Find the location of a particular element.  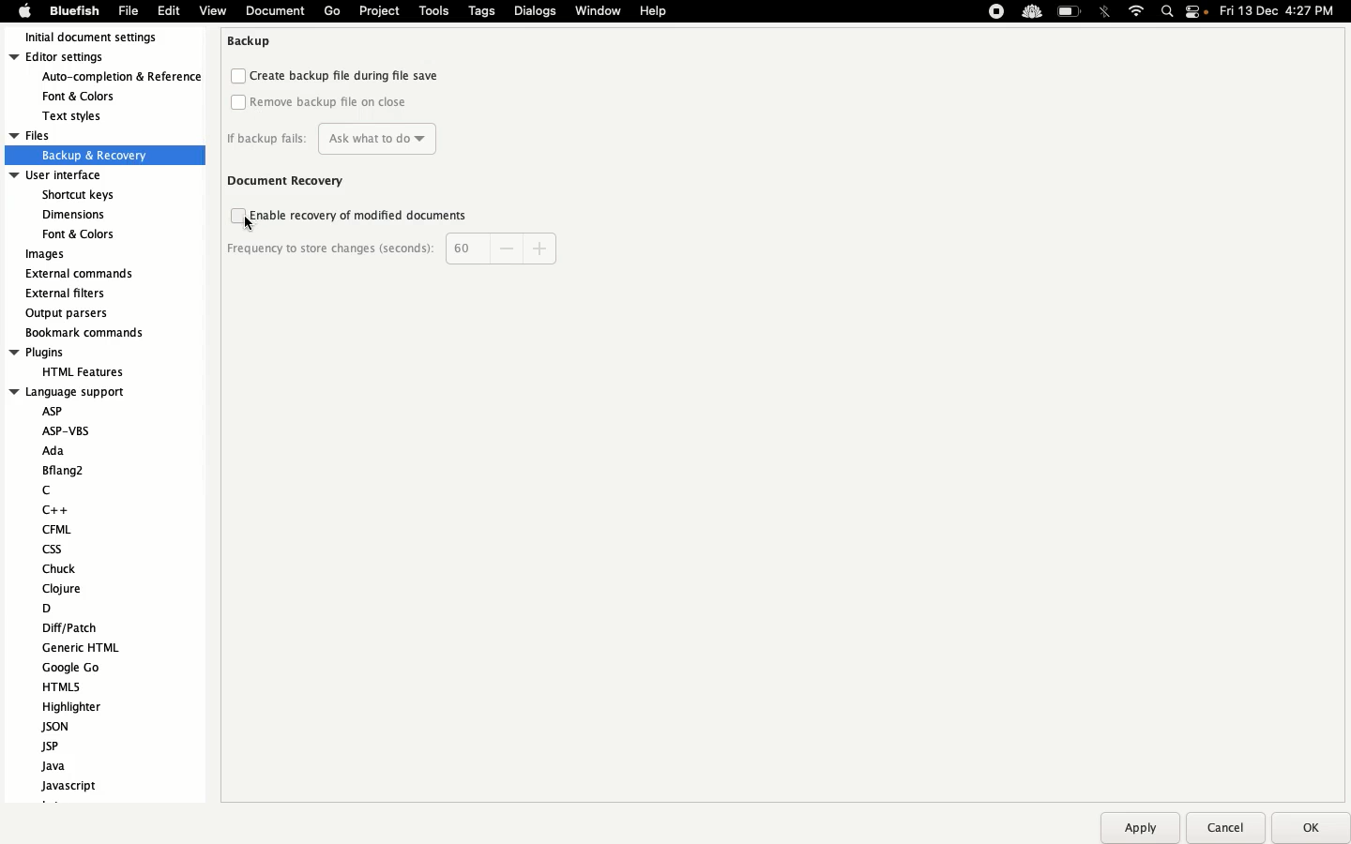

Editor settings is located at coordinates (105, 86).